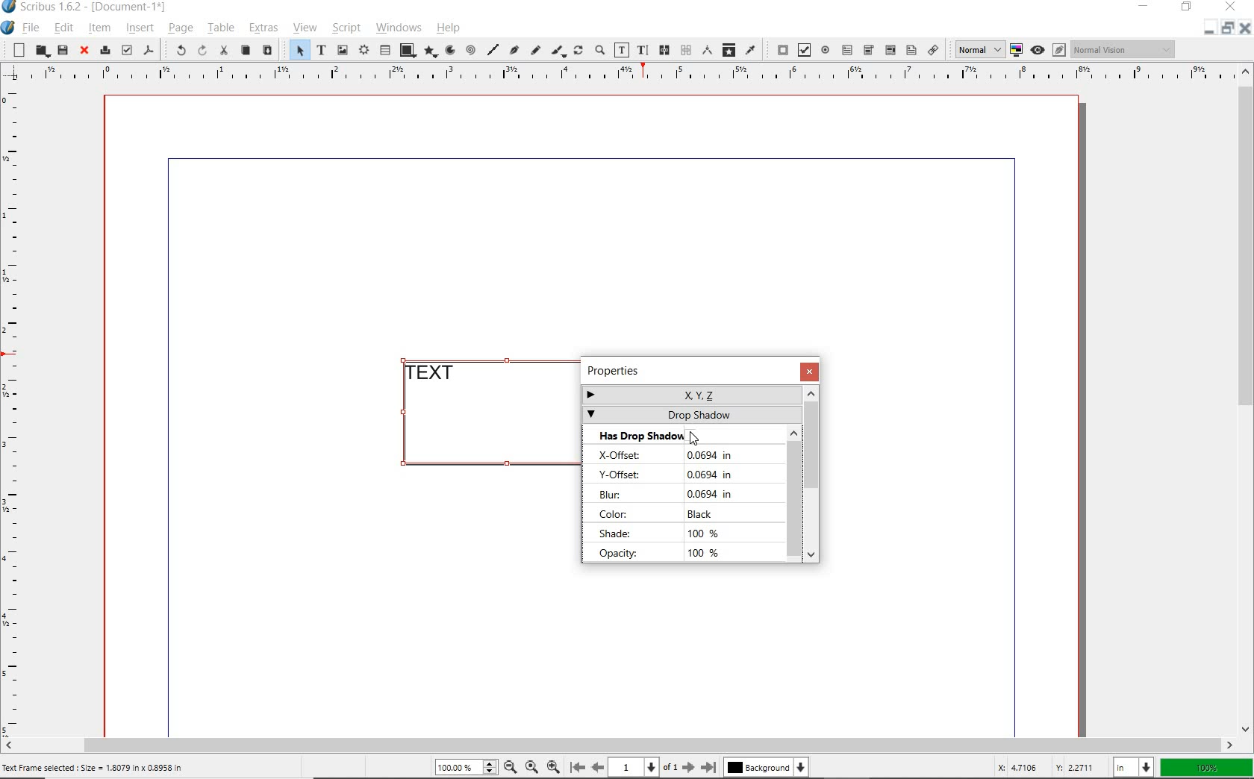 The width and height of the screenshot is (1254, 779). What do you see at coordinates (578, 51) in the screenshot?
I see `rotate item` at bounding box center [578, 51].